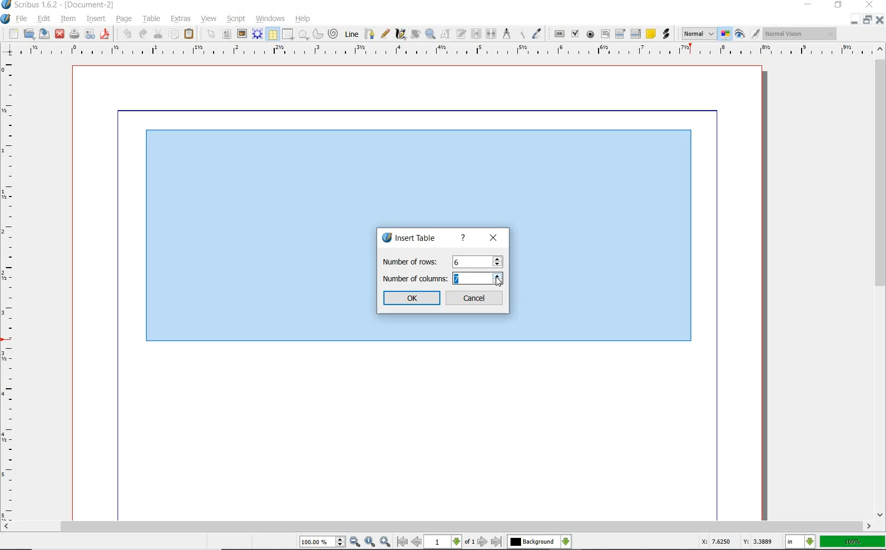 This screenshot has width=886, height=550. What do you see at coordinates (605, 34) in the screenshot?
I see `pdf text field` at bounding box center [605, 34].